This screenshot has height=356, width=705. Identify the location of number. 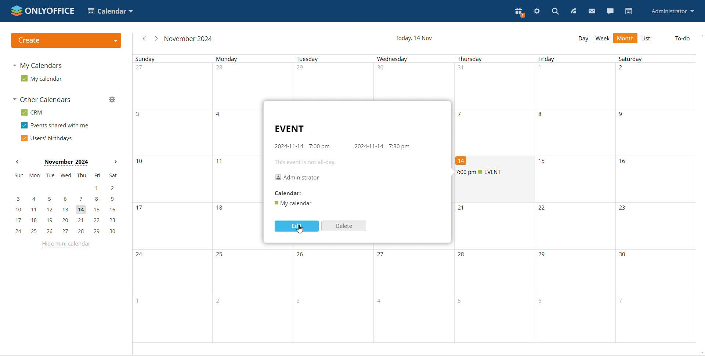
(619, 302).